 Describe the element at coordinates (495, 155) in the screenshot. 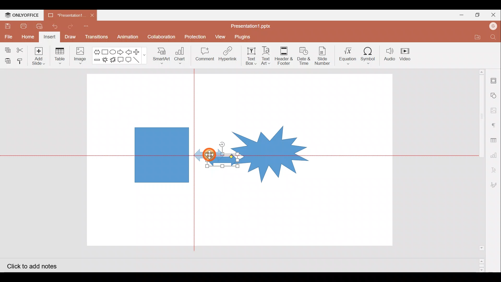

I see `Chart settings` at that location.